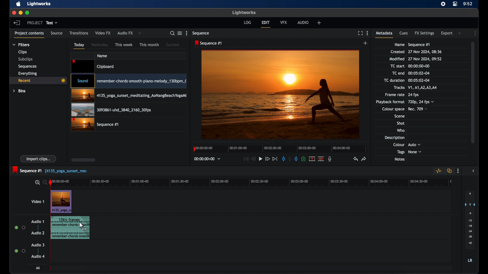 Image resolution: width=488 pixels, height=274 pixels. I want to click on bins, so click(20, 91).